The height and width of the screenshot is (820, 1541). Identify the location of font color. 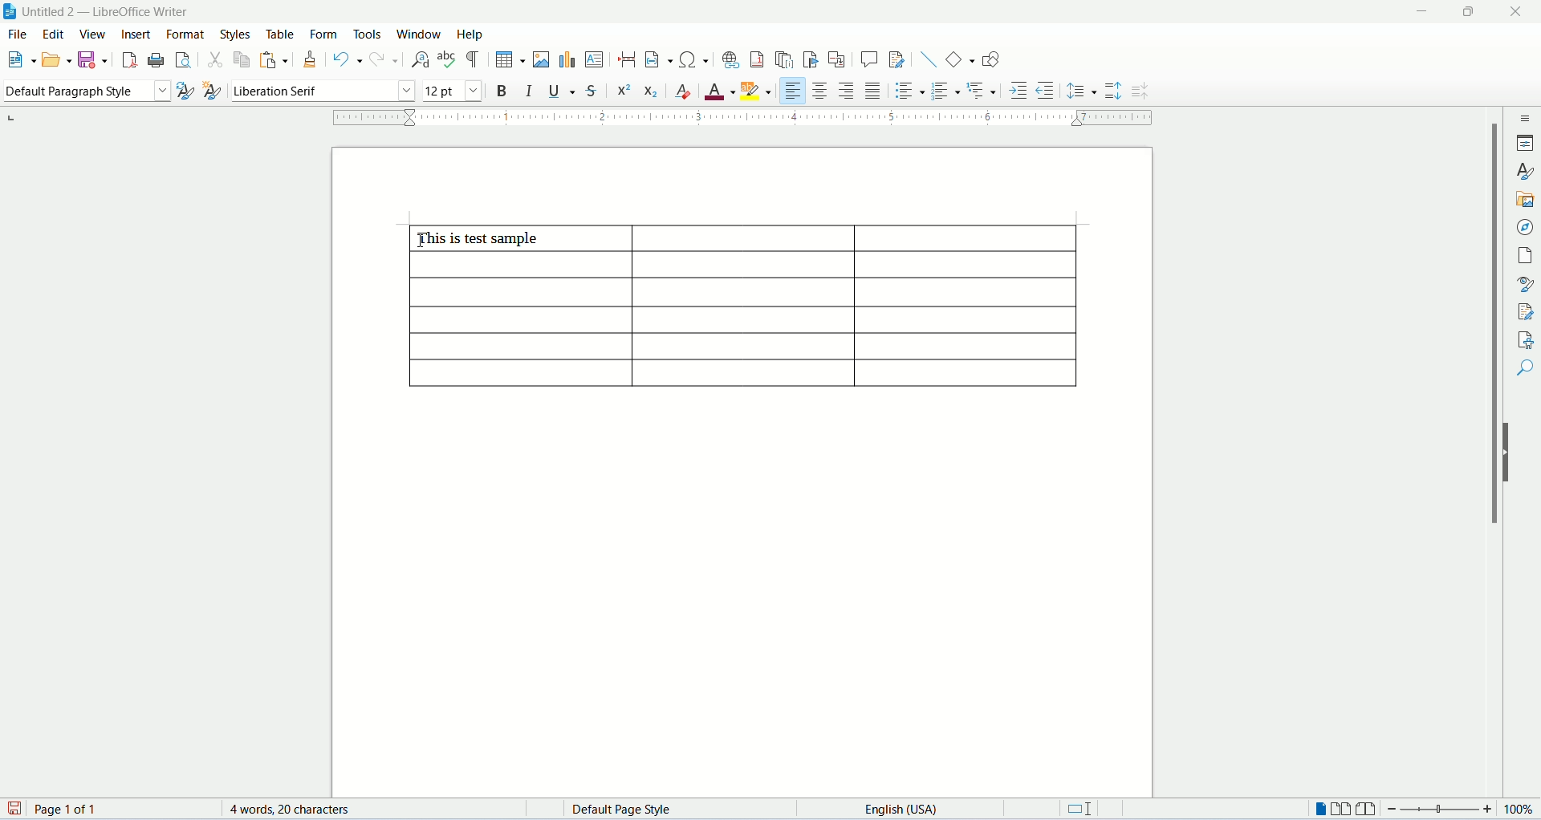
(718, 89).